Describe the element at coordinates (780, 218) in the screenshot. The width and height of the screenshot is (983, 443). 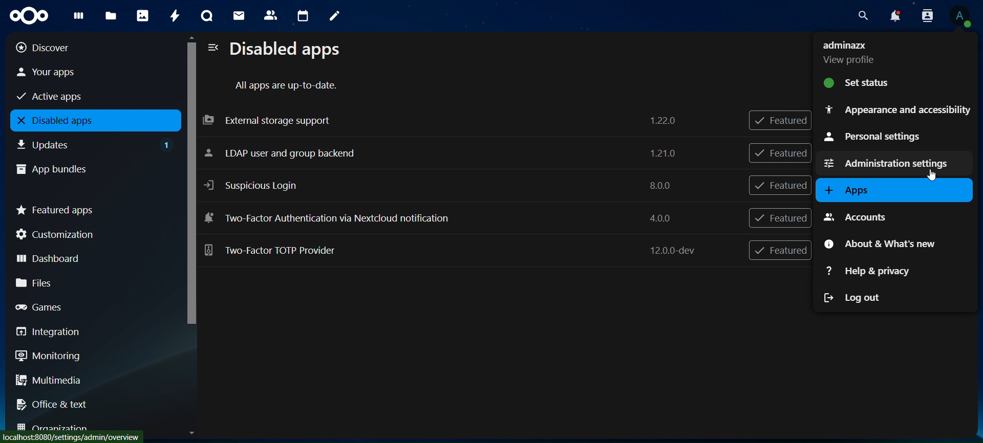
I see `featured` at that location.